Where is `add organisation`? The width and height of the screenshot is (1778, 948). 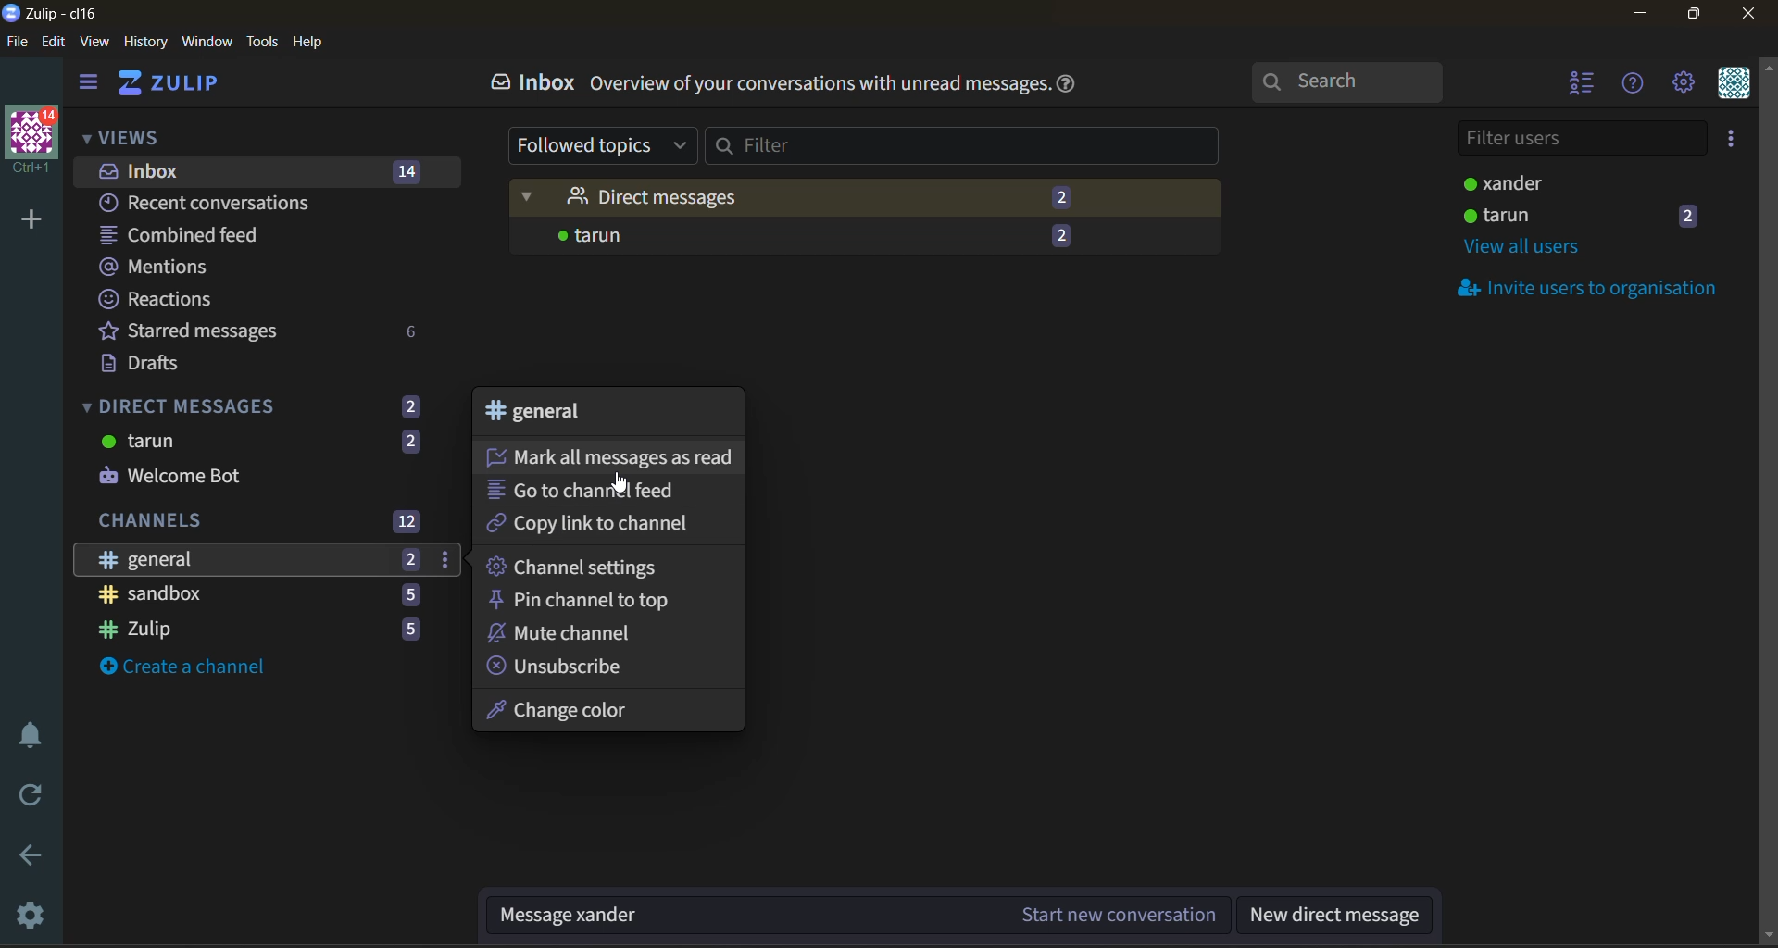 add organisation is located at coordinates (31, 221).